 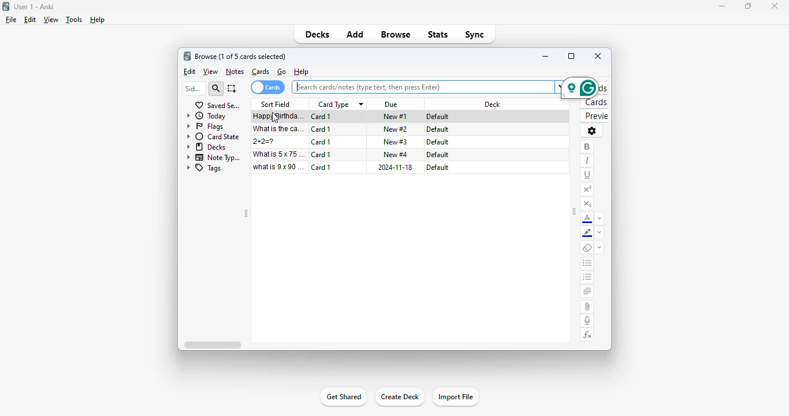 I want to click on options, so click(x=591, y=131).